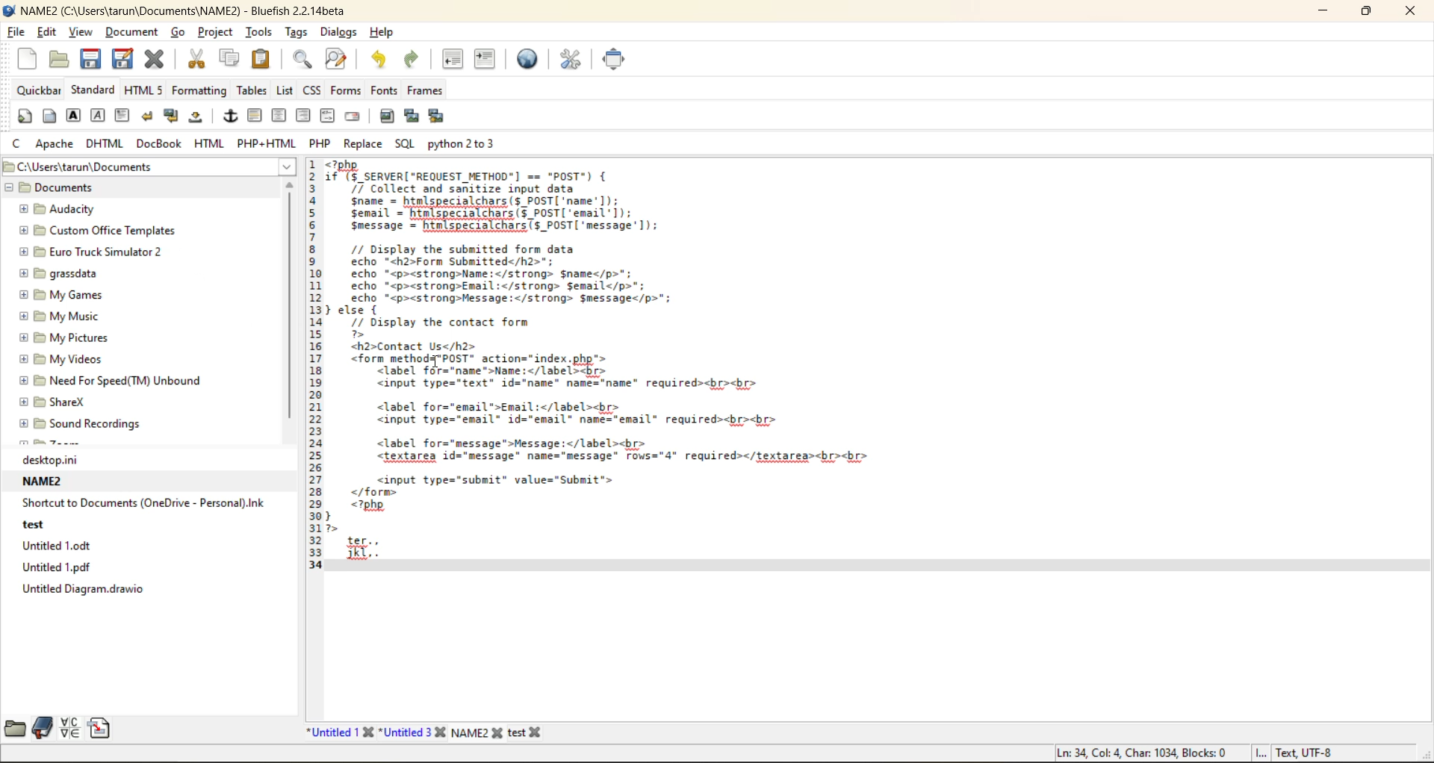  I want to click on euro truck simulator 2, so click(99, 253).